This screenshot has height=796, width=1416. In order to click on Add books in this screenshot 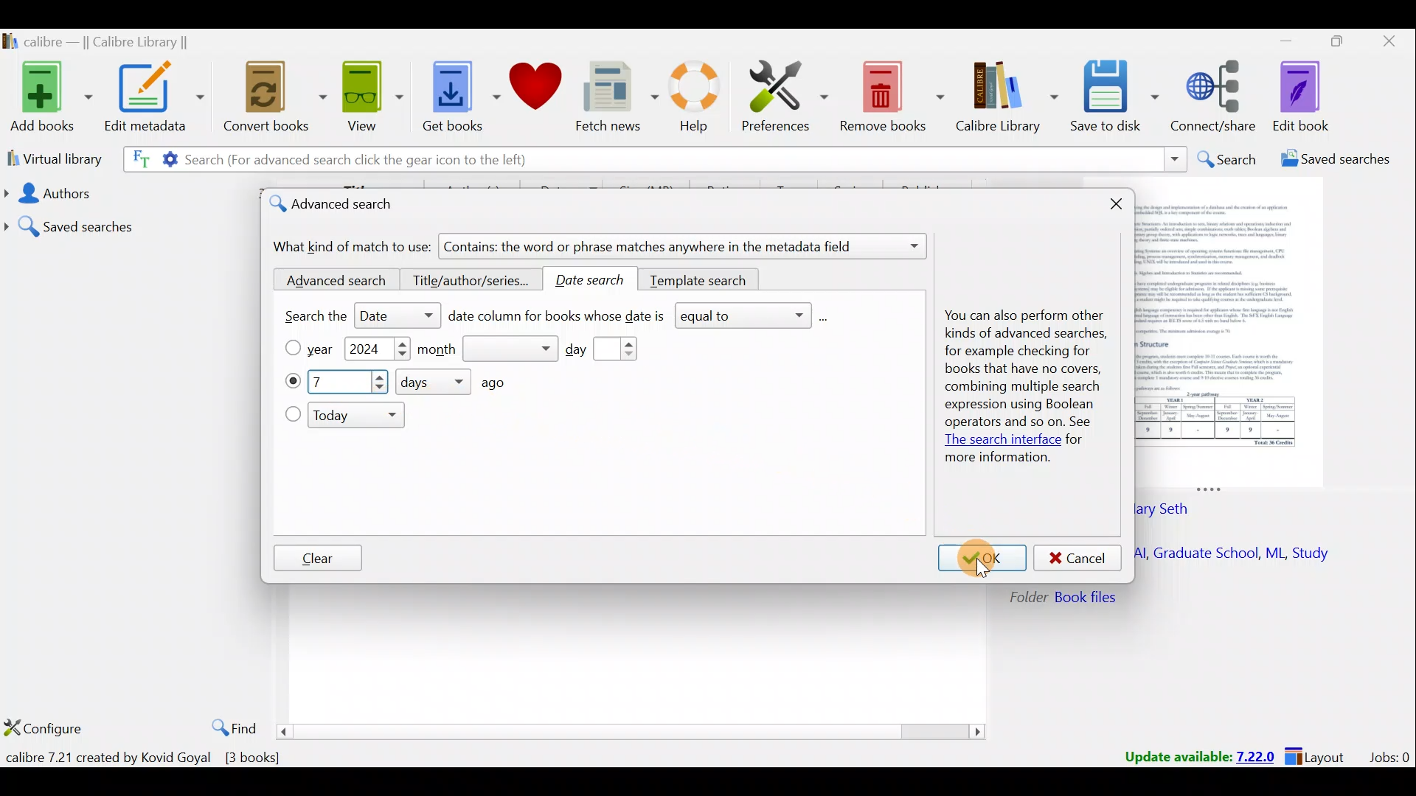, I will do `click(48, 94)`.